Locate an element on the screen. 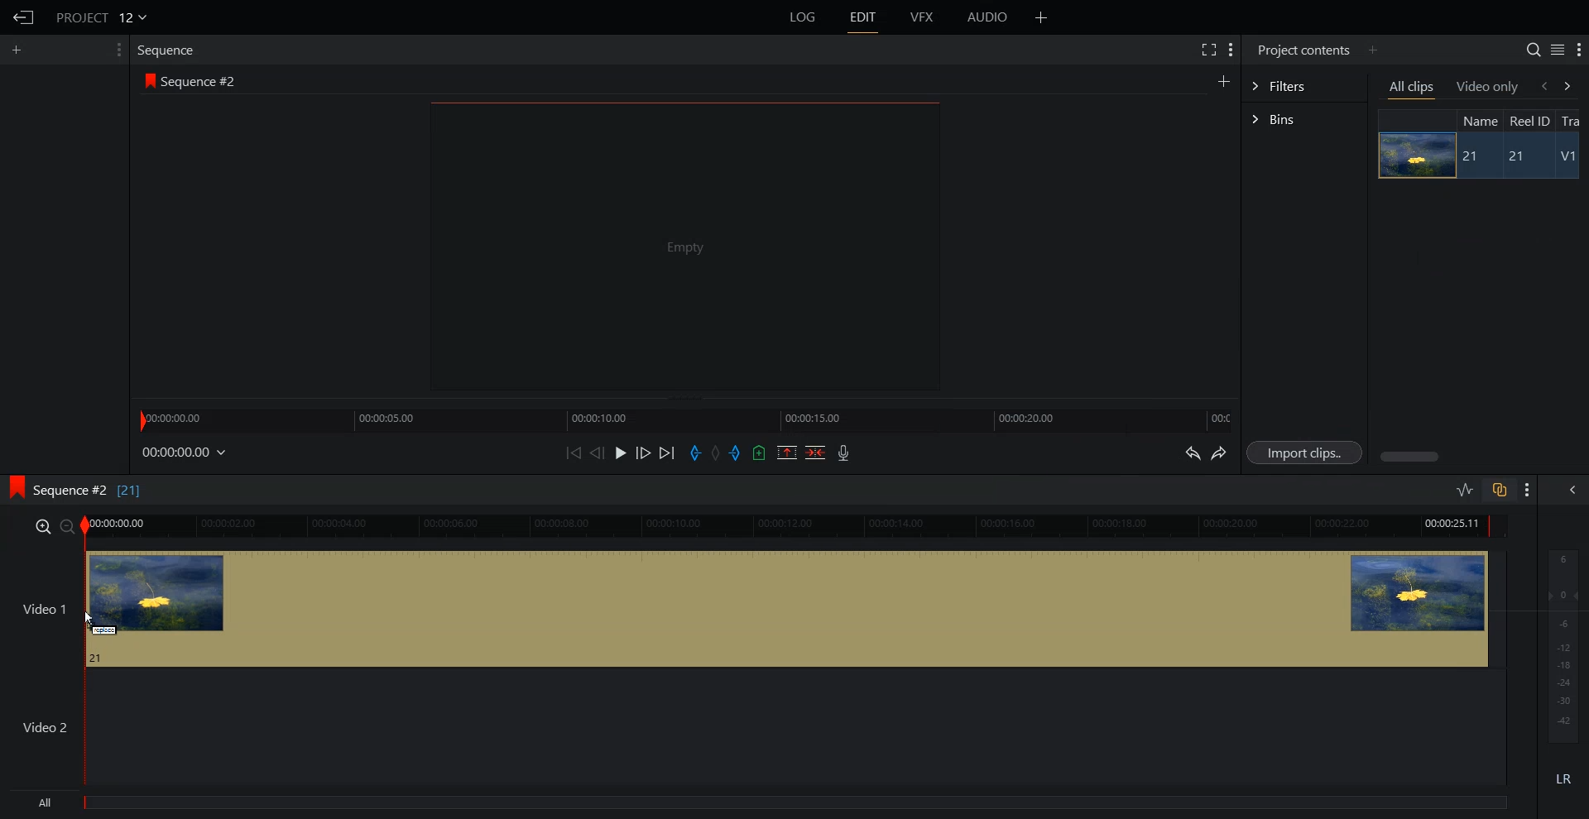  Delete is located at coordinates (815, 452).